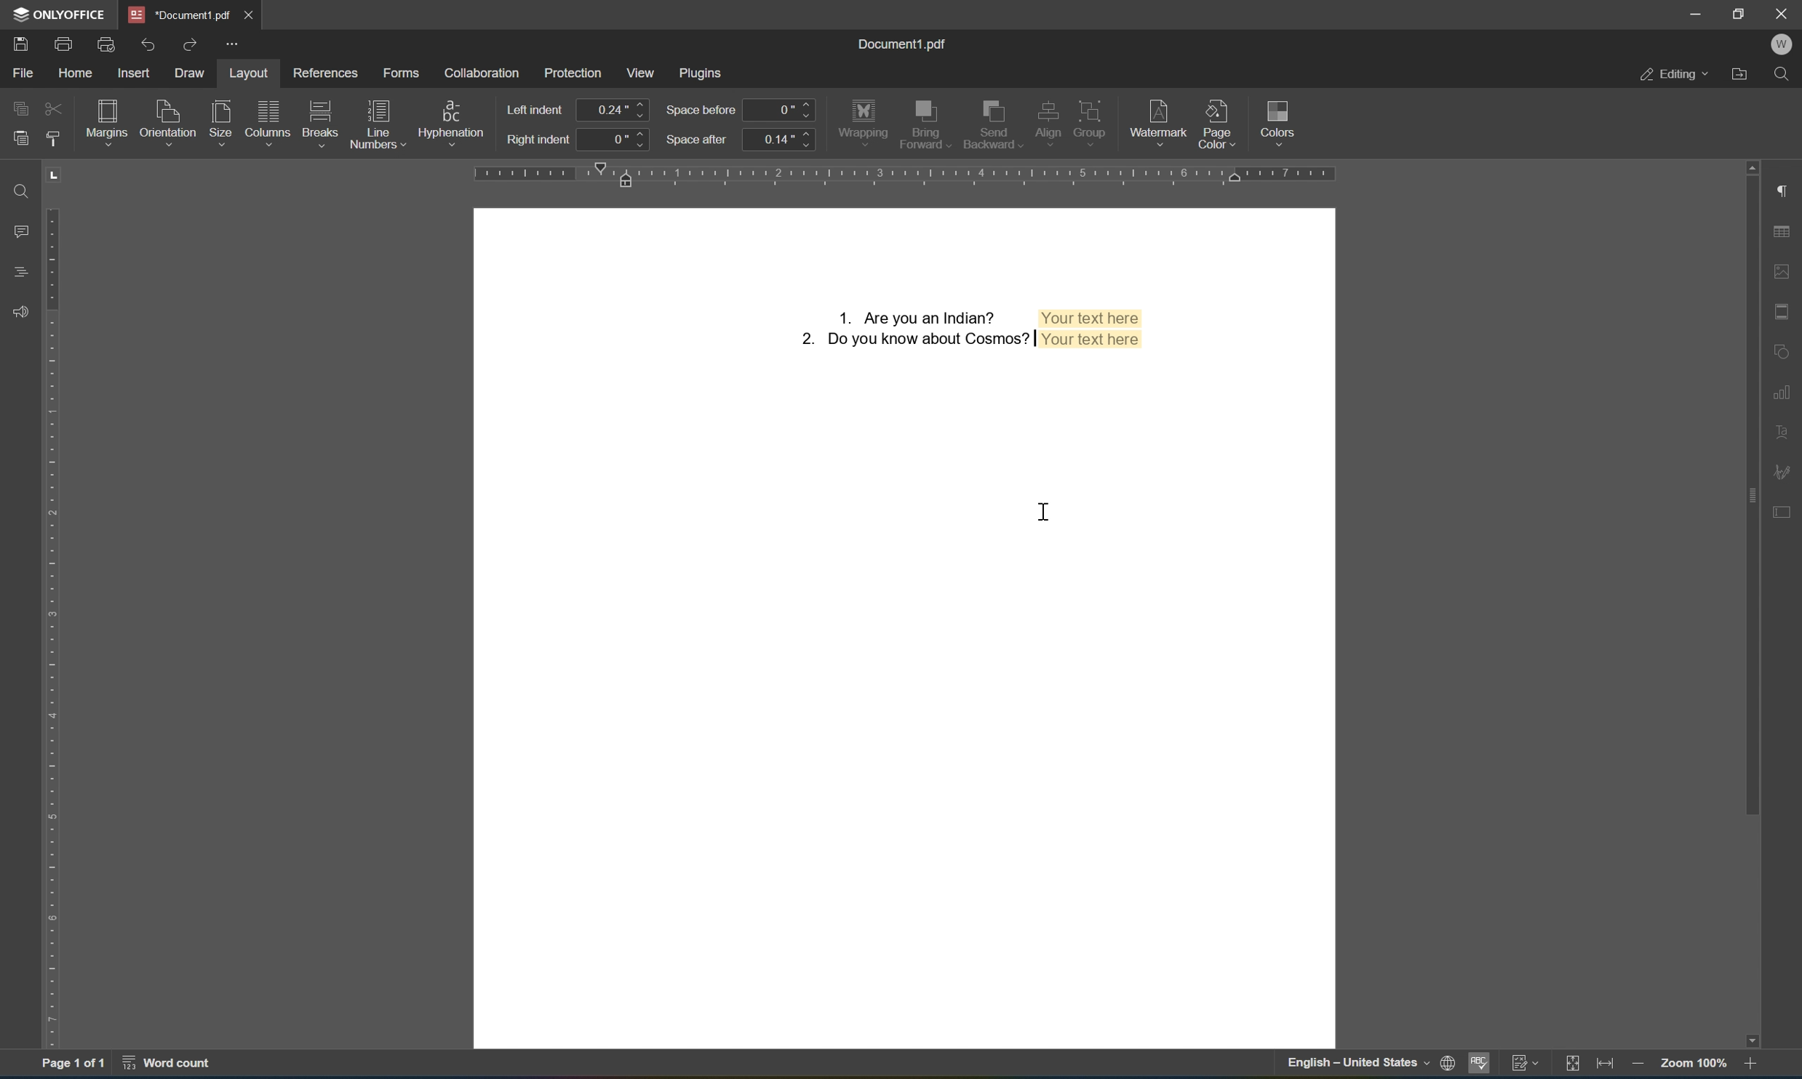 The image size is (1802, 1079). What do you see at coordinates (1786, 189) in the screenshot?
I see `paragraph settings` at bounding box center [1786, 189].